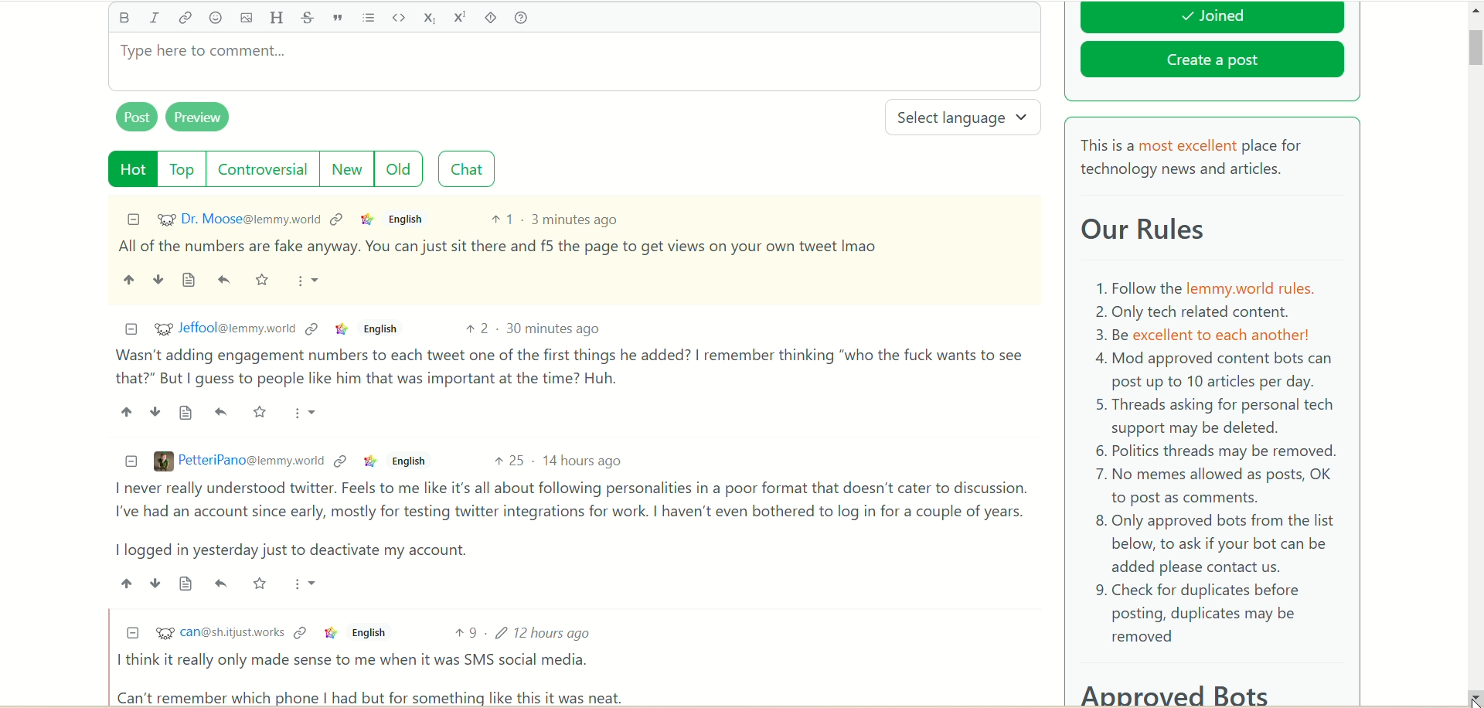  Describe the element at coordinates (509, 460) in the screenshot. I see `Upvote 25` at that location.